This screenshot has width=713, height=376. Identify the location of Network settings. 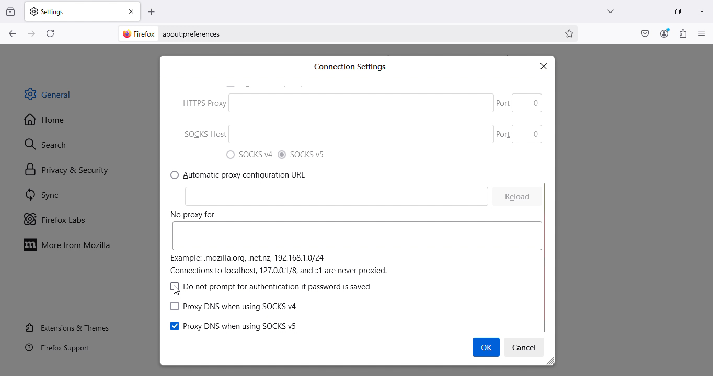
(238, 306).